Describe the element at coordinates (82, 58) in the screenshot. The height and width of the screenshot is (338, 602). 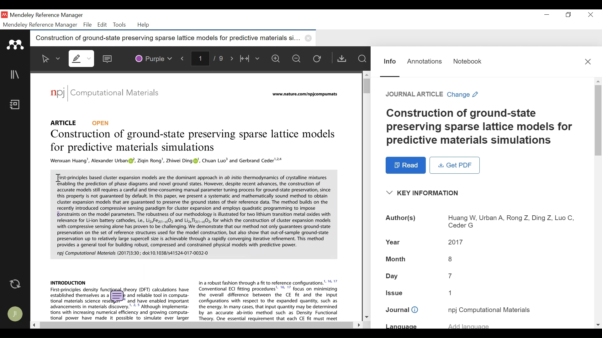
I see `Highlights` at that location.